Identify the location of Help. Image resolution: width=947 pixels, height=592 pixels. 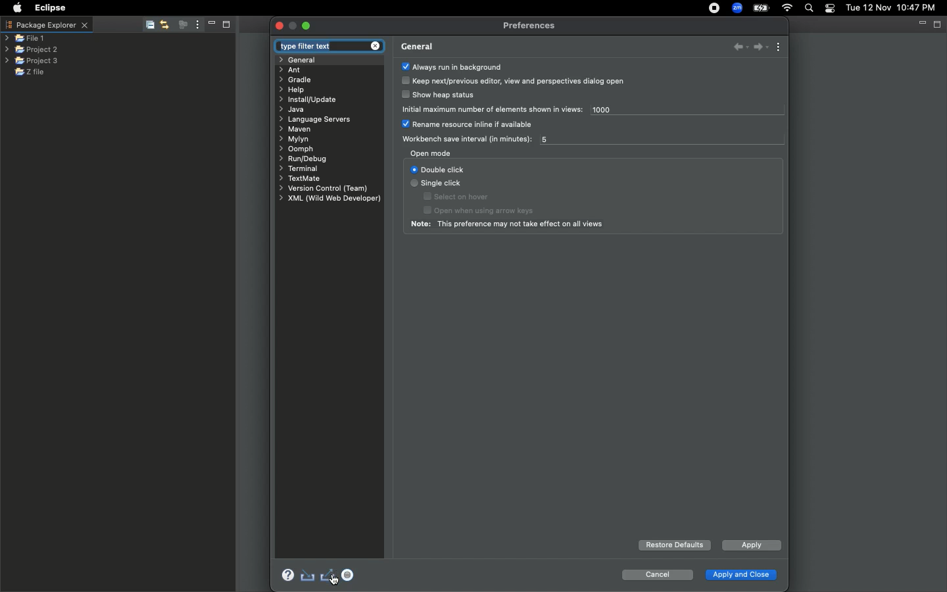
(284, 574).